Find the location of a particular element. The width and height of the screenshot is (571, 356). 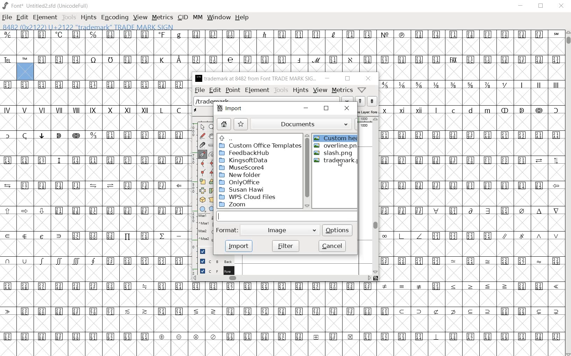

Help/Window is located at coordinates (362, 89).